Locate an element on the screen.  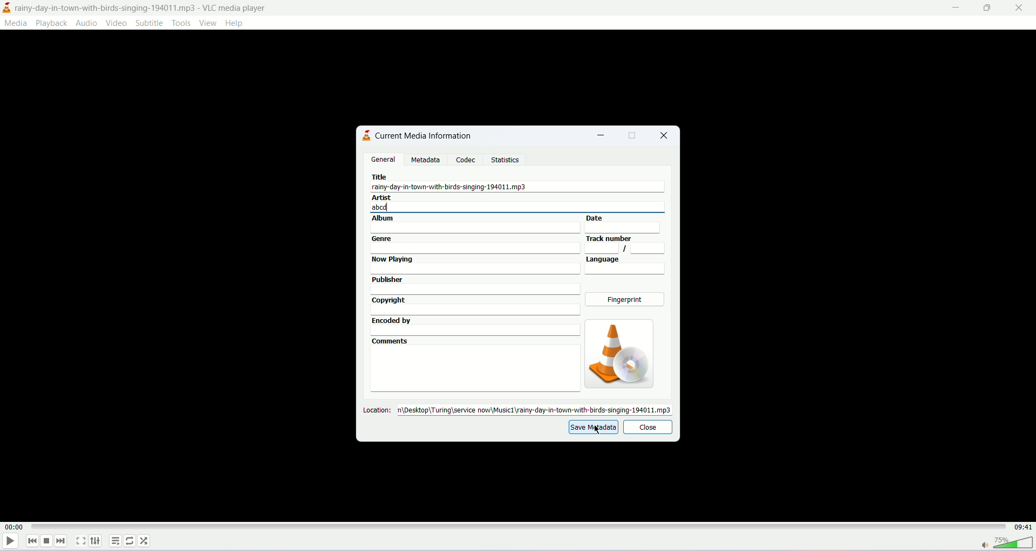
next is located at coordinates (64, 540).